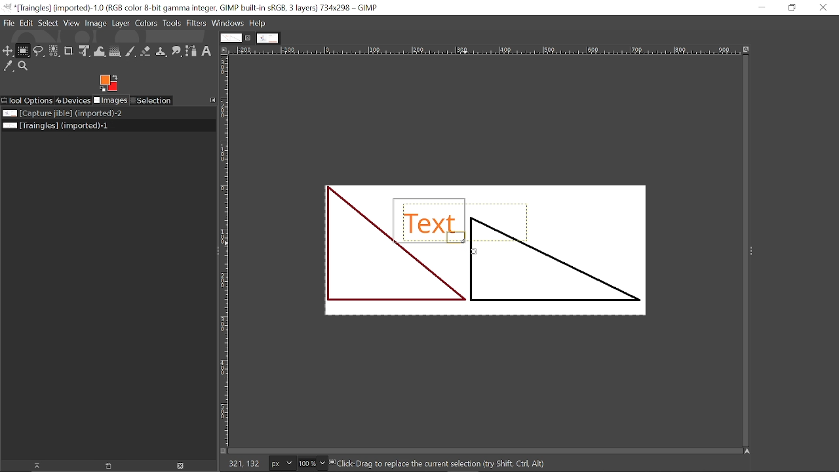 This screenshot has height=472, width=839. Describe the element at coordinates (751, 249) in the screenshot. I see `expand` at that location.